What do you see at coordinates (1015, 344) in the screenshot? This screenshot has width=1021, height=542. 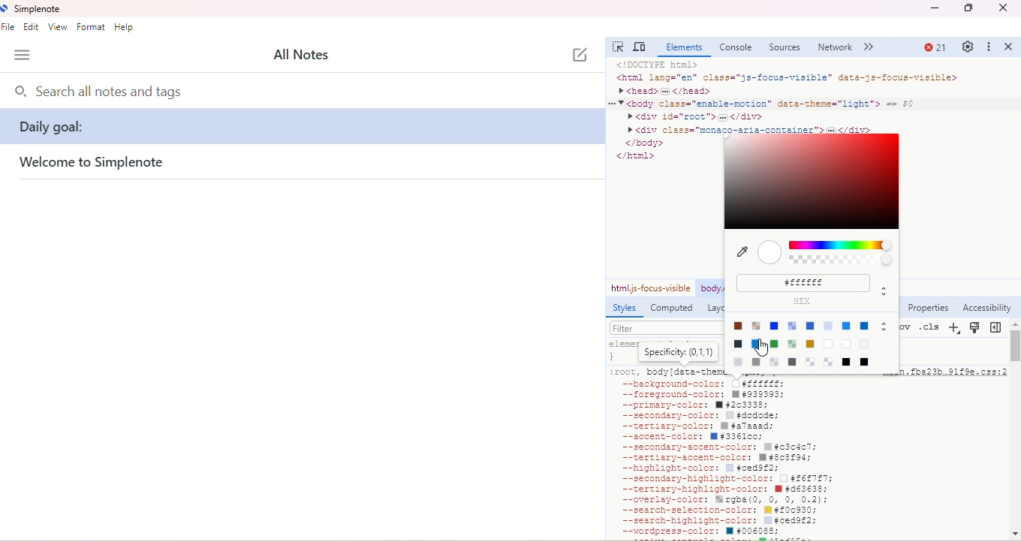 I see `vertical scroll bar` at bounding box center [1015, 344].